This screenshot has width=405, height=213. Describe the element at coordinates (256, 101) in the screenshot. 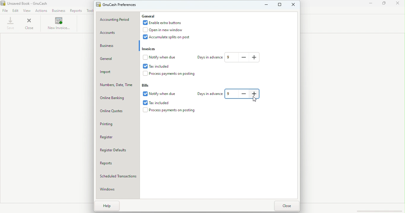

I see `cursor` at that location.